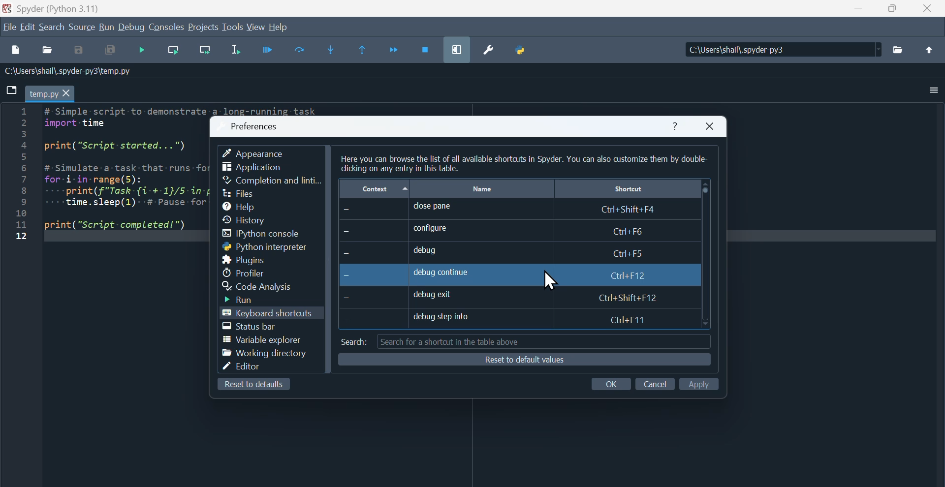  What do you see at coordinates (237, 53) in the screenshot?
I see `Run selection` at bounding box center [237, 53].